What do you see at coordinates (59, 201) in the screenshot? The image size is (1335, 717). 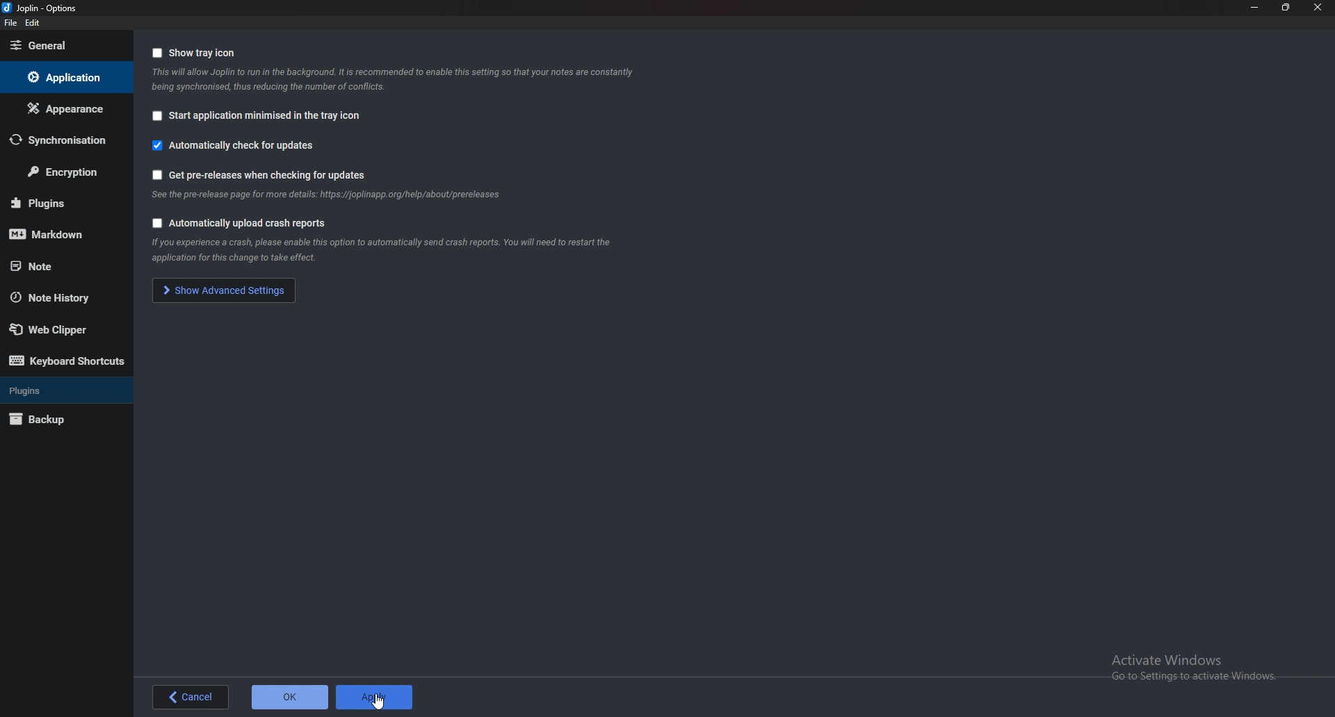 I see `Plugins` at bounding box center [59, 201].